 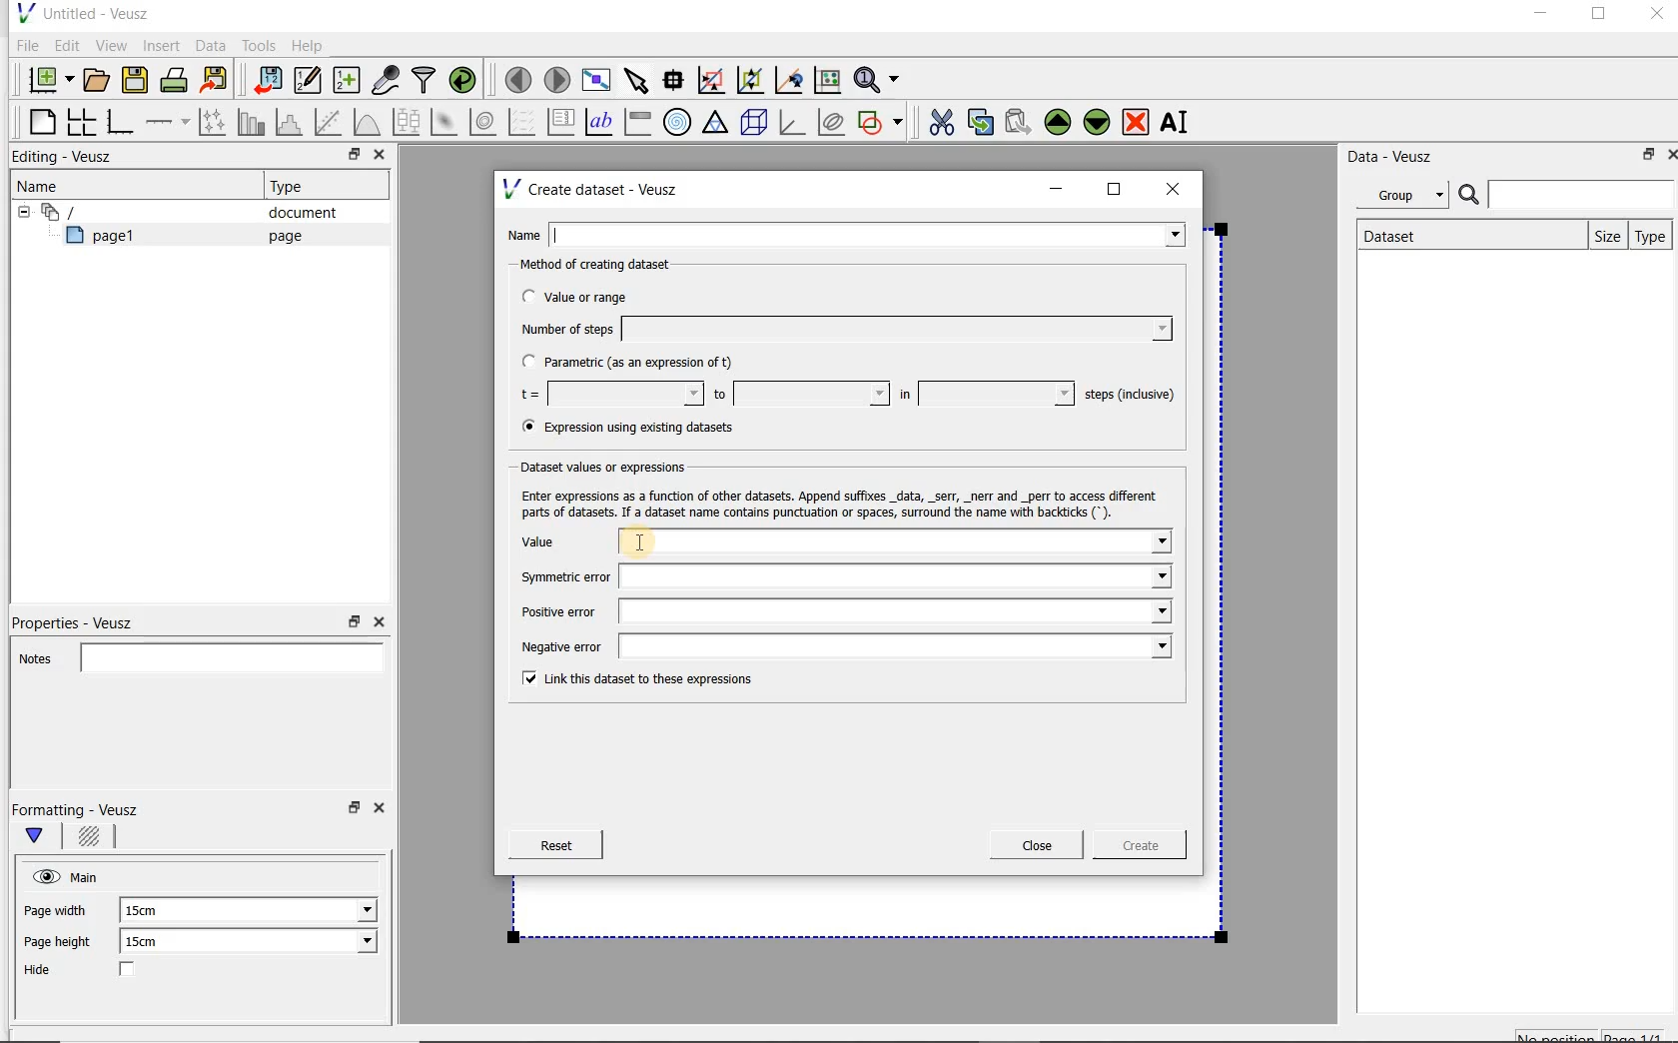 What do you see at coordinates (827, 79) in the screenshot?
I see `click to reset graph axes` at bounding box center [827, 79].